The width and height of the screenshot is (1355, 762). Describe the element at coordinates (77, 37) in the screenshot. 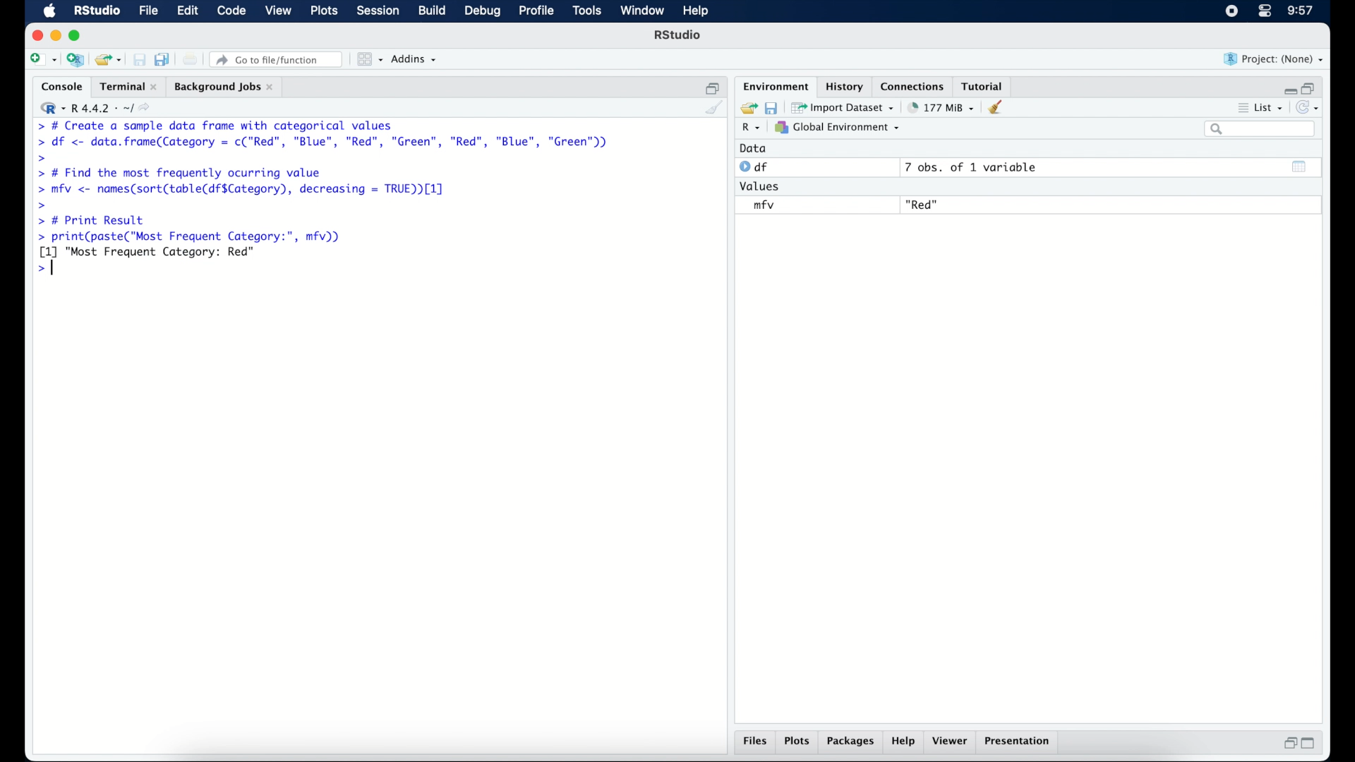

I see `maximize` at that location.